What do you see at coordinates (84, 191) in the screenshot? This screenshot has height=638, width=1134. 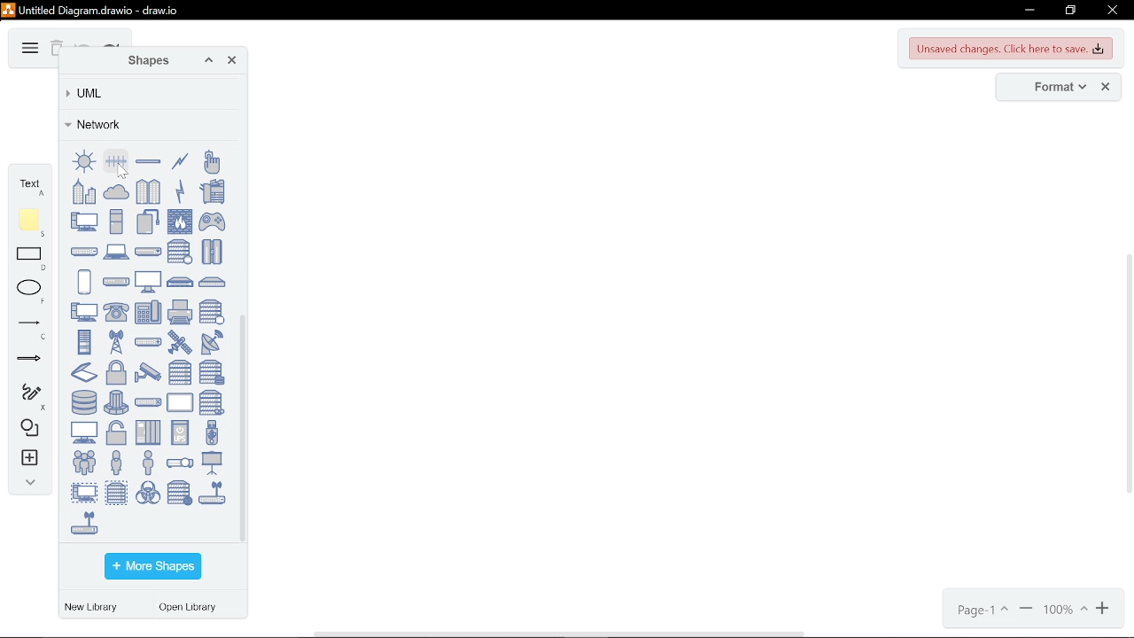 I see `business center` at bounding box center [84, 191].